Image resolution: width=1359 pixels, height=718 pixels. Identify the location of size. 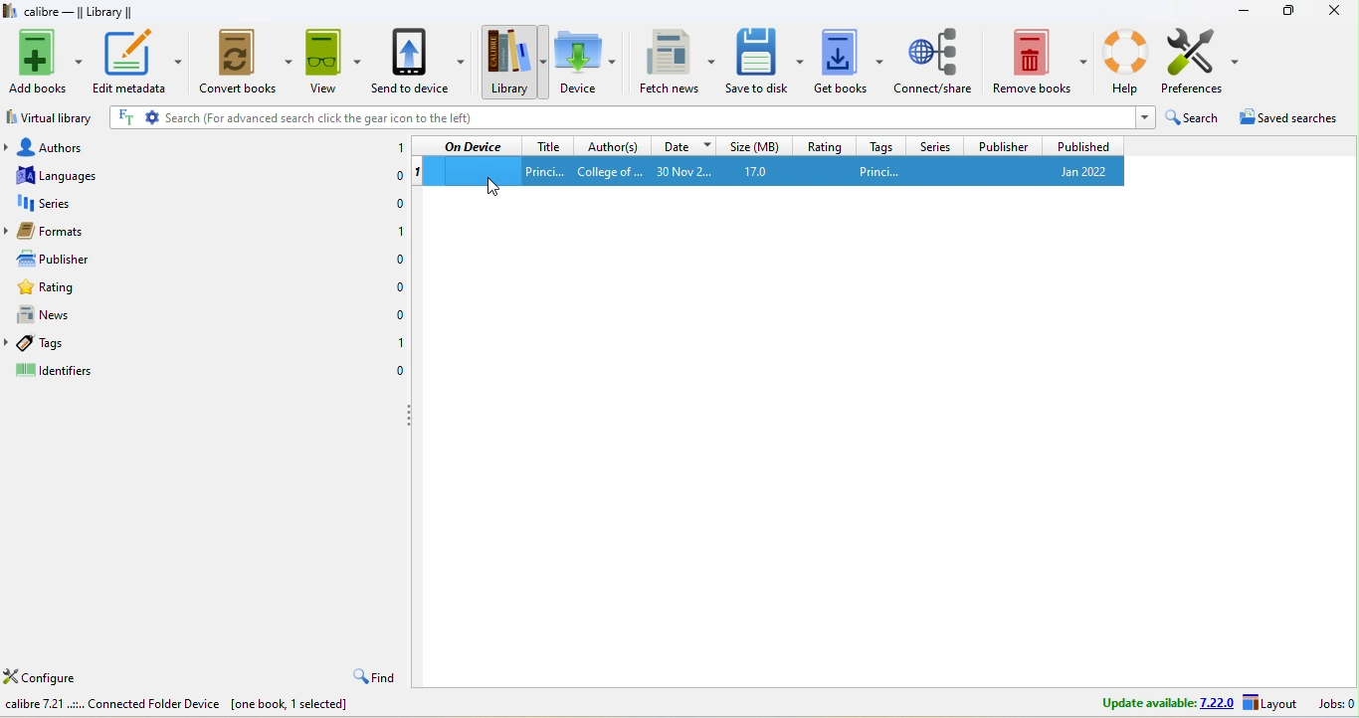
(754, 144).